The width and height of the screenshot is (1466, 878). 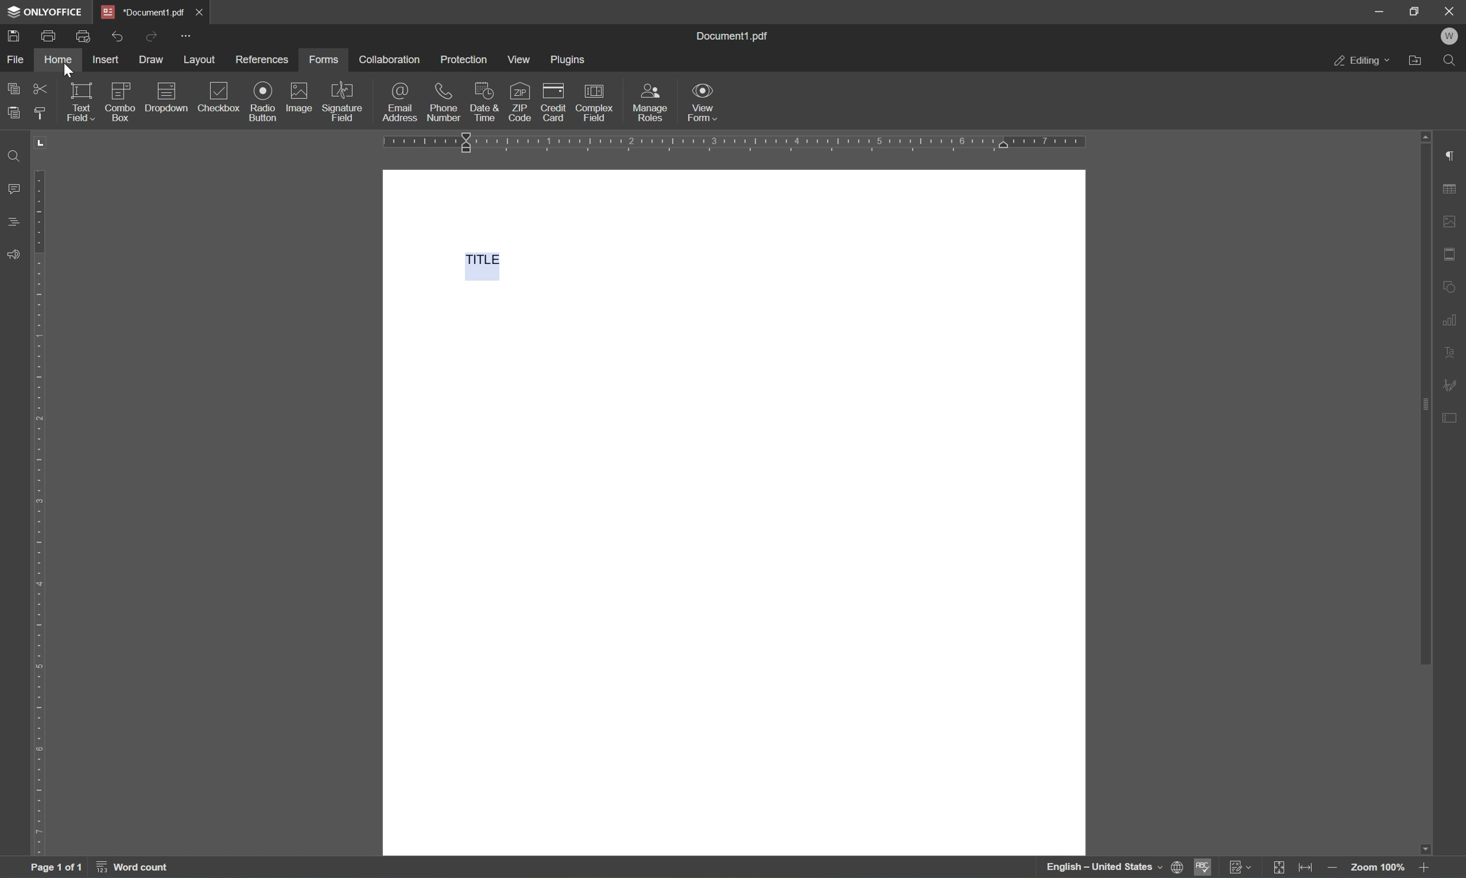 I want to click on redo, so click(x=153, y=36).